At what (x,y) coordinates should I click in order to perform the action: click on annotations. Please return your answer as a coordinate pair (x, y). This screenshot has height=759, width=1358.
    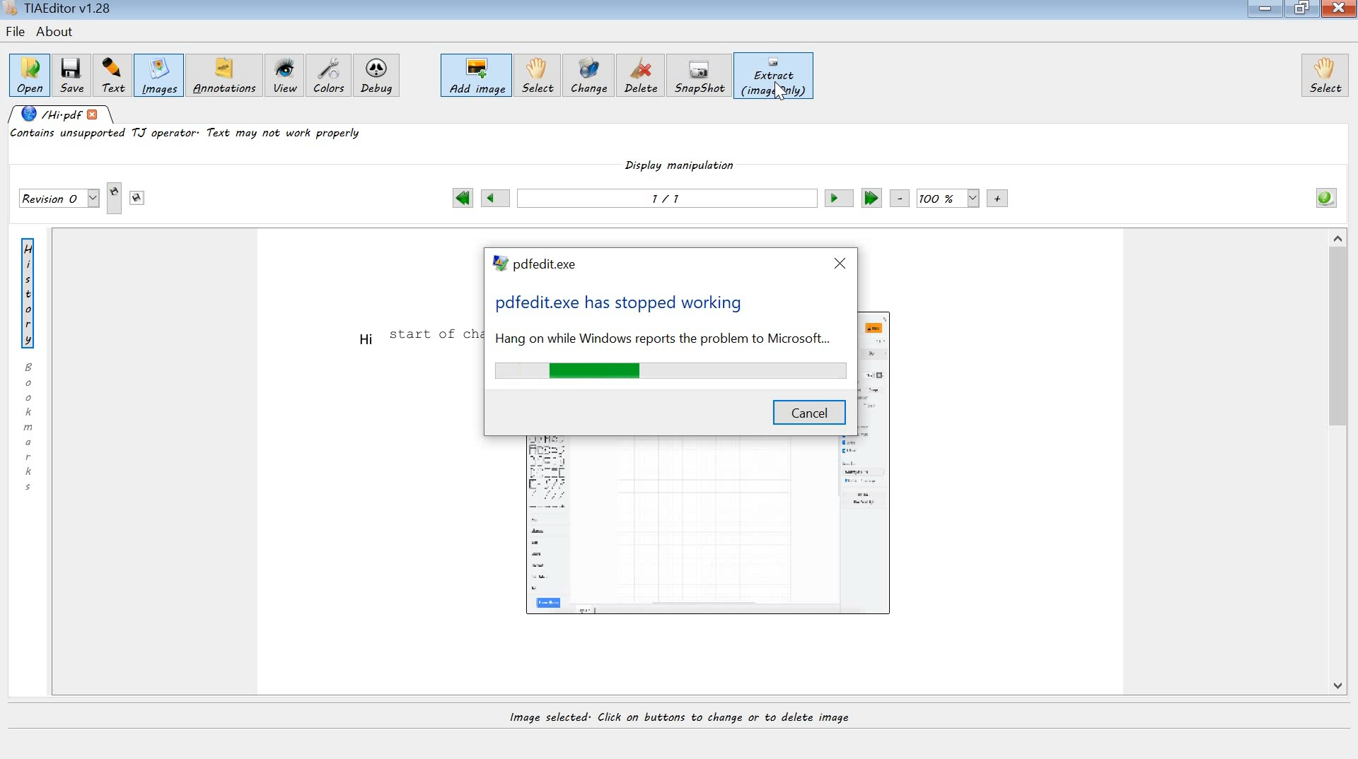
    Looking at the image, I should click on (226, 77).